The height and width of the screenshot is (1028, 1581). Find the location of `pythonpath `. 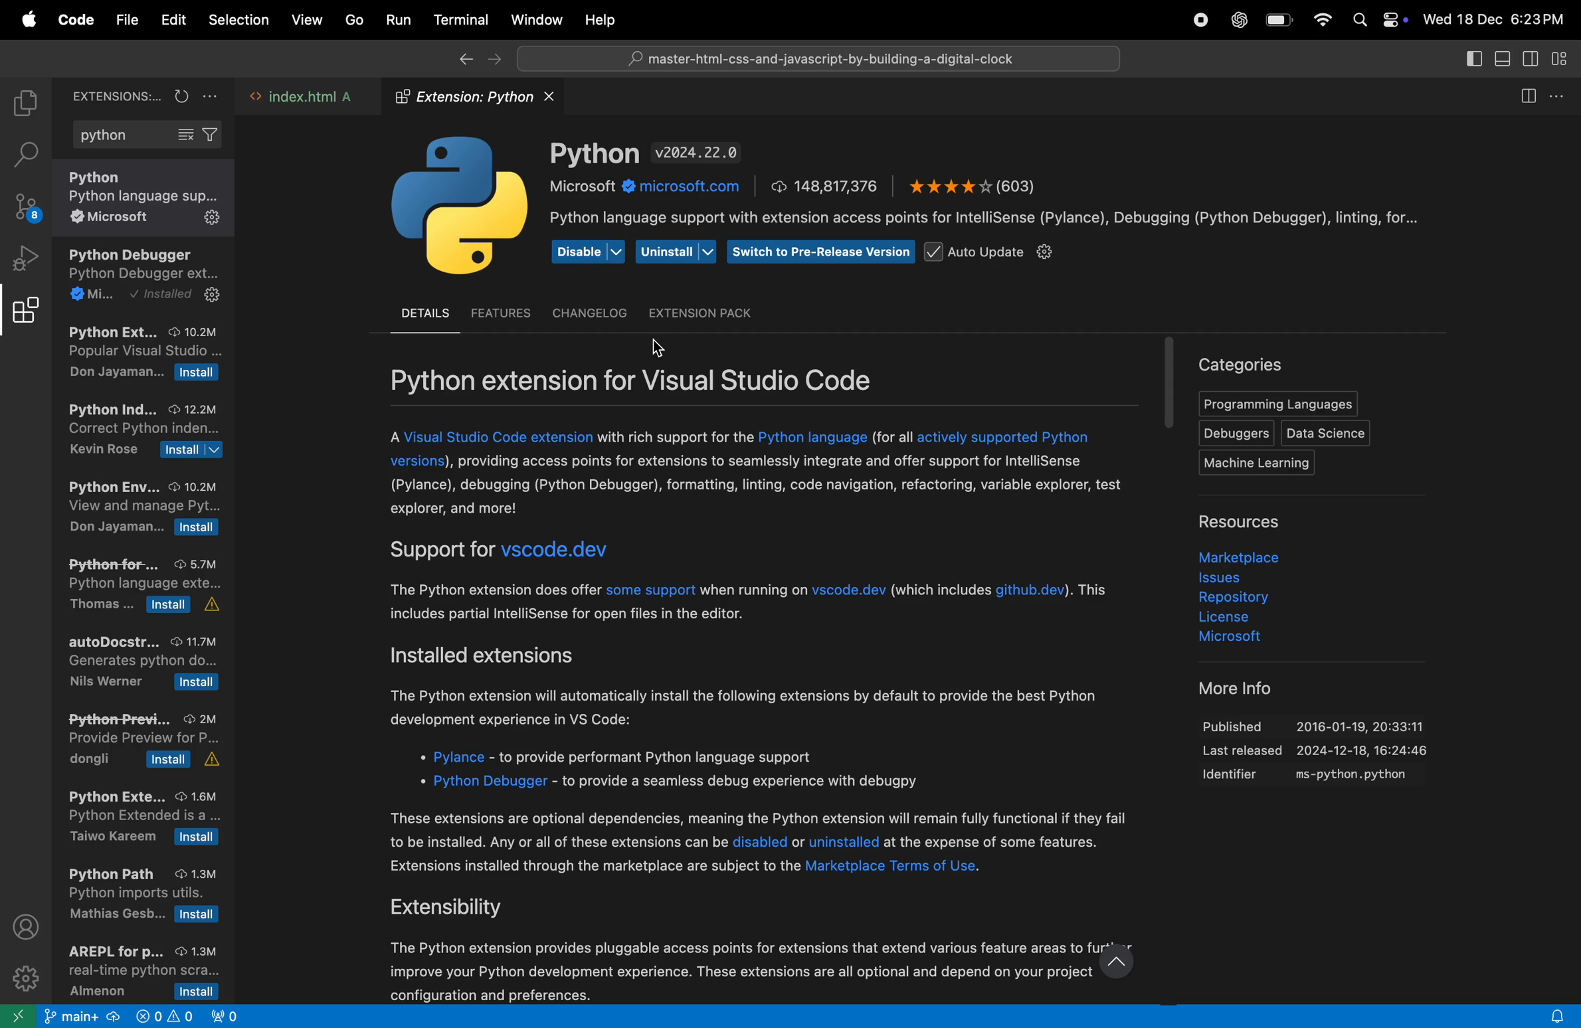

pythonpath  is located at coordinates (145, 897).